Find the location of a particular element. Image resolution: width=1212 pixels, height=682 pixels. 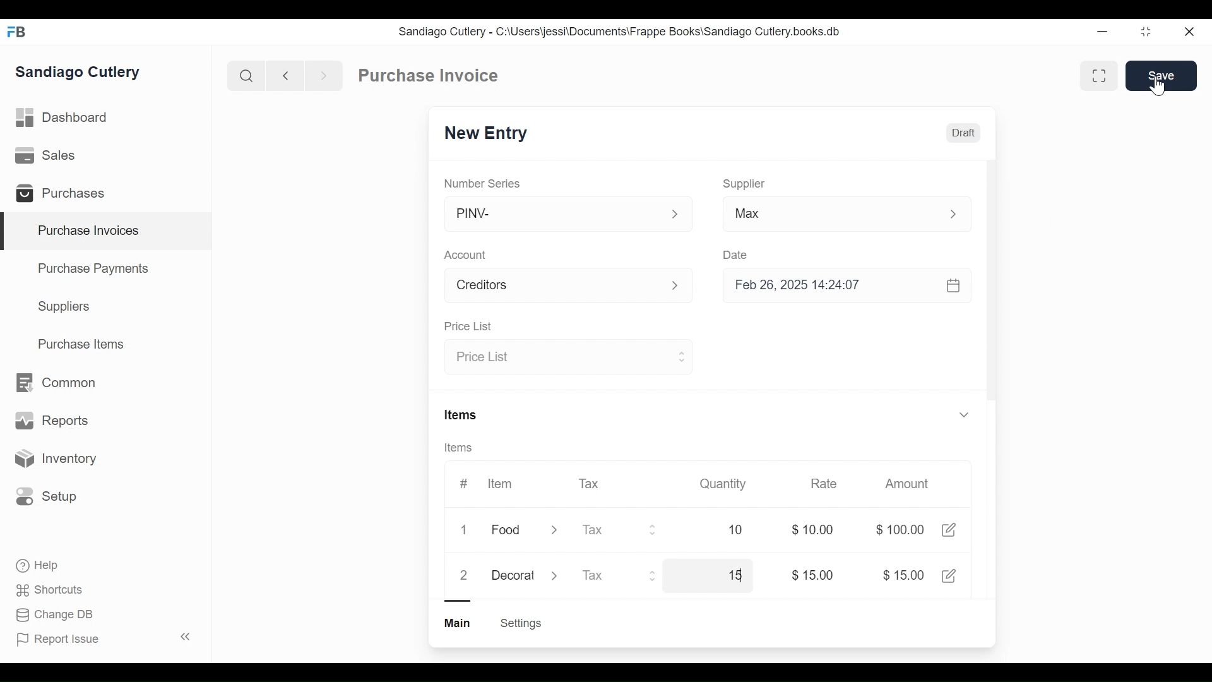

Change DB is located at coordinates (57, 615).